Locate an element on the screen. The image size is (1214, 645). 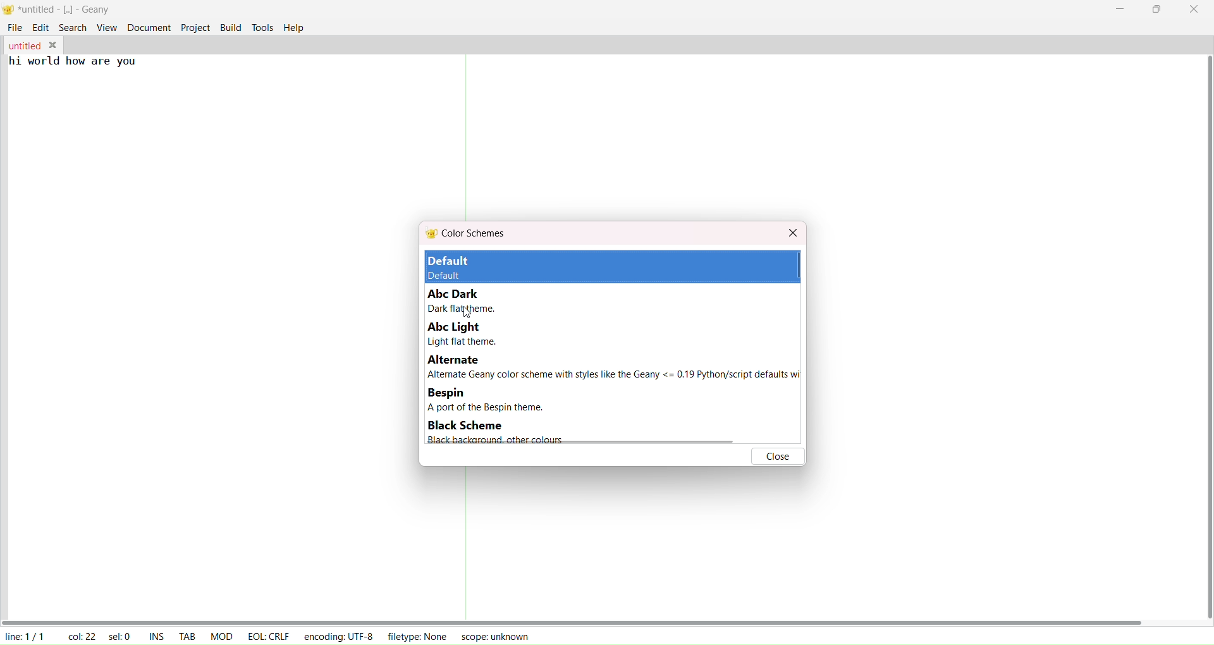
alternate is located at coordinates (456, 360).